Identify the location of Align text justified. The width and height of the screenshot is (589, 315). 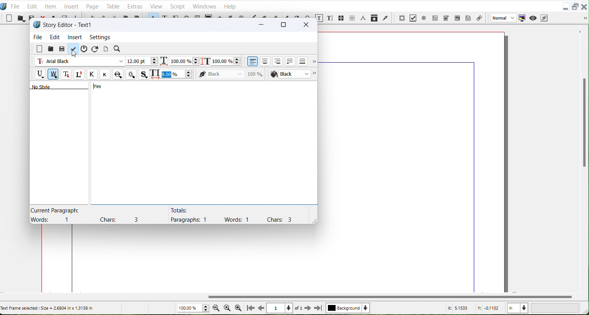
(290, 61).